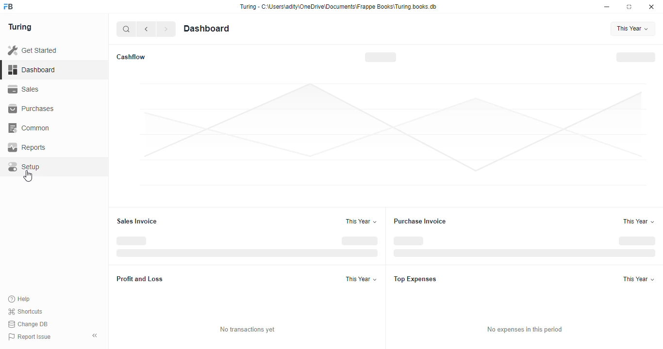 Image resolution: width=663 pixels, height=349 pixels. I want to click on Sales, so click(48, 88).